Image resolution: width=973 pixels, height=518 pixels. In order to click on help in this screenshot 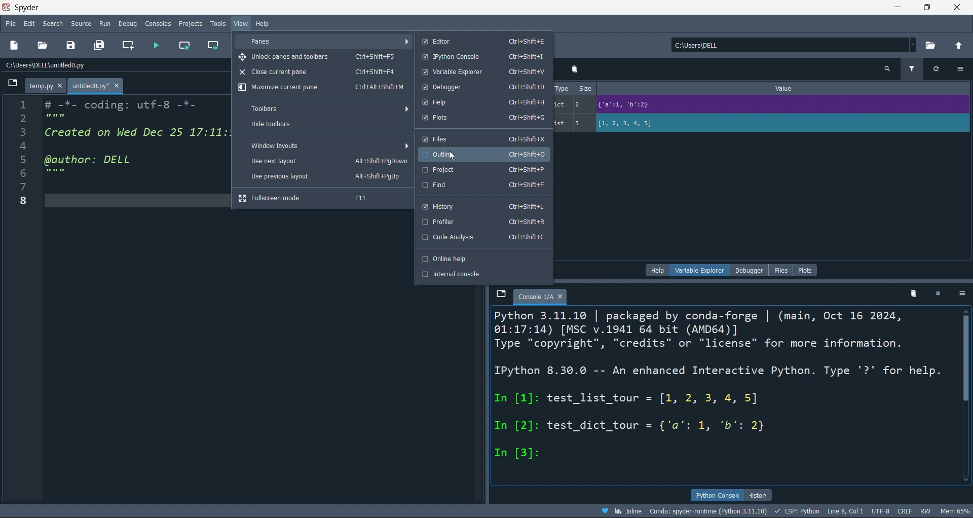, I will do `click(655, 270)`.